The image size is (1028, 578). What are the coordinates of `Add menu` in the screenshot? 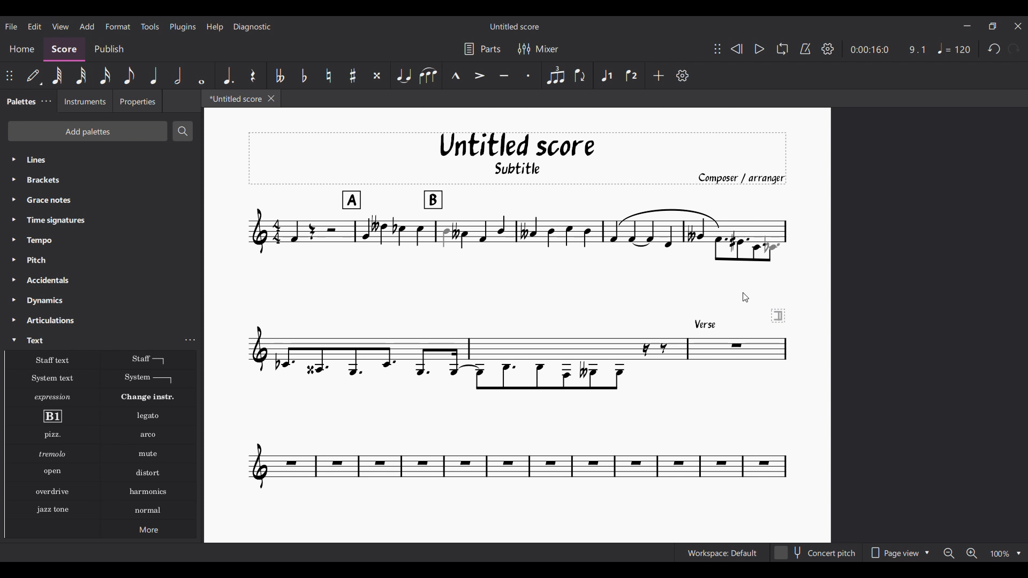 It's located at (87, 26).